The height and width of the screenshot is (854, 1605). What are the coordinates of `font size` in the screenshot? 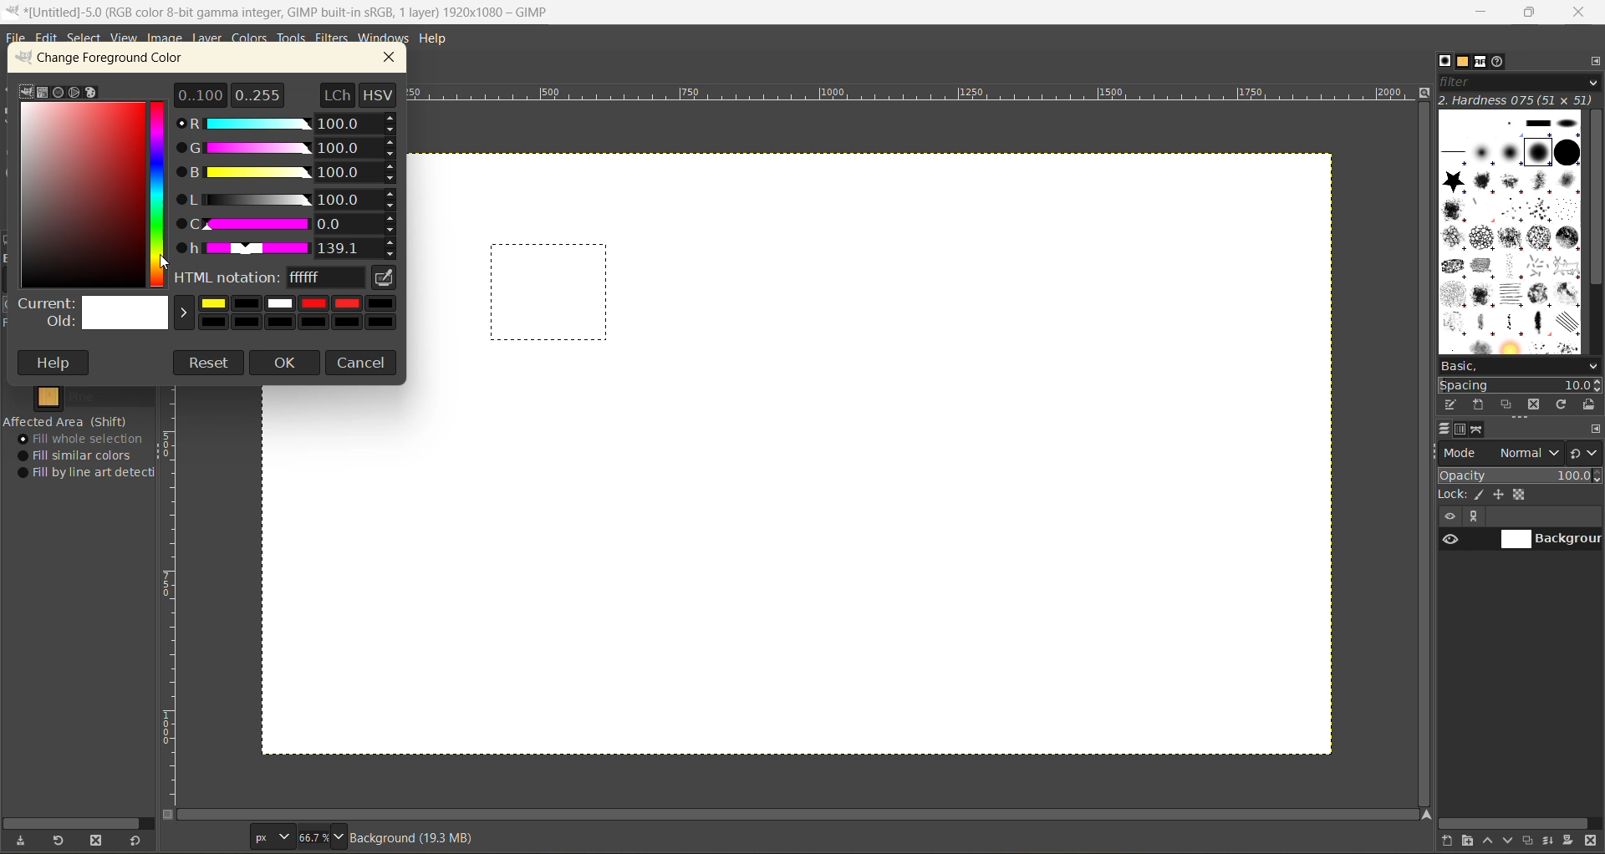 It's located at (298, 836).